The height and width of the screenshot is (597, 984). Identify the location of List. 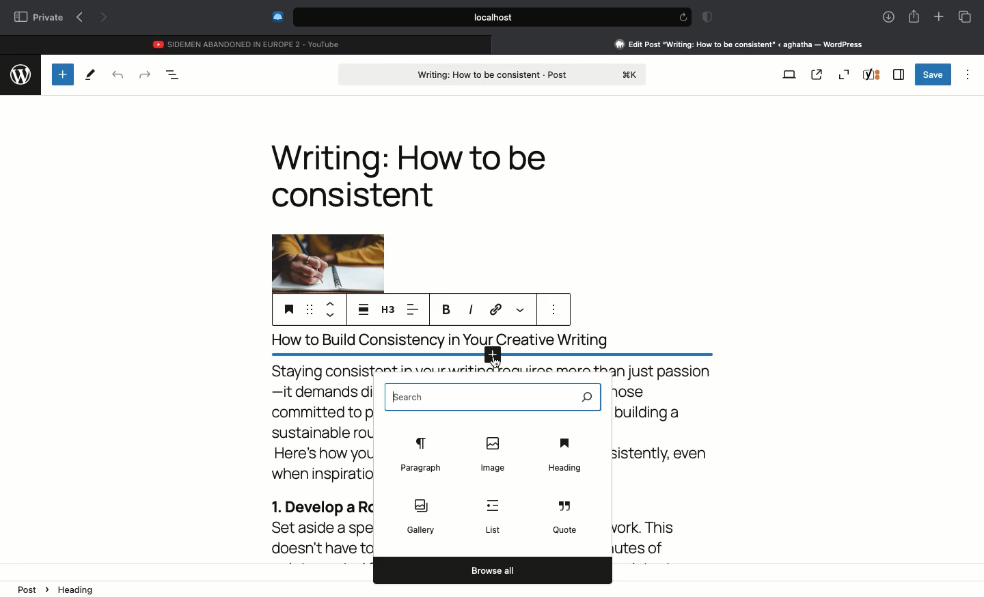
(496, 516).